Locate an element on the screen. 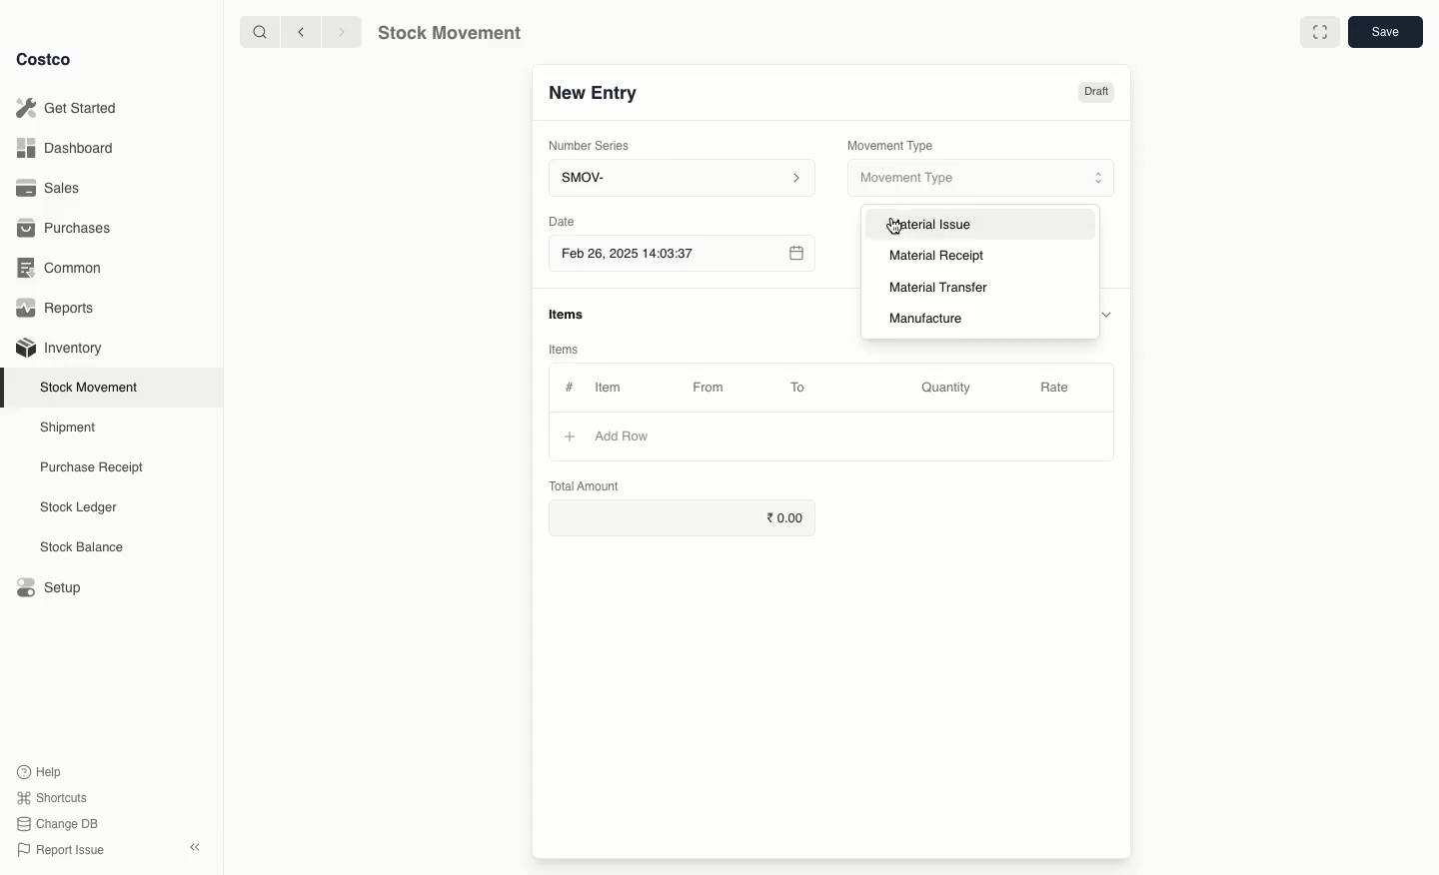 The width and height of the screenshot is (1439, 875). Date is located at coordinates (561, 221).